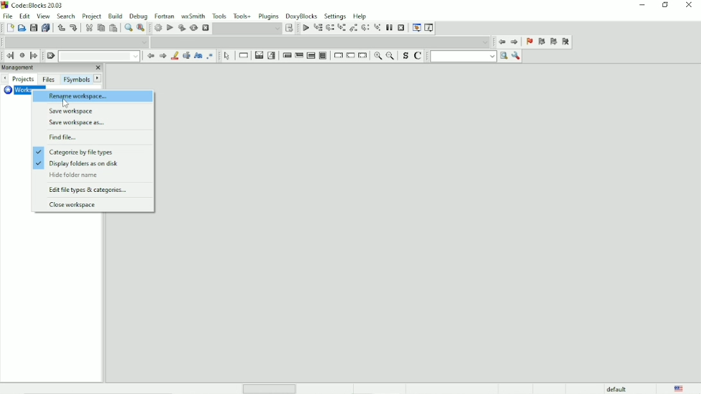 The height and width of the screenshot is (394, 701). Describe the element at coordinates (405, 56) in the screenshot. I see `Toggle source` at that location.